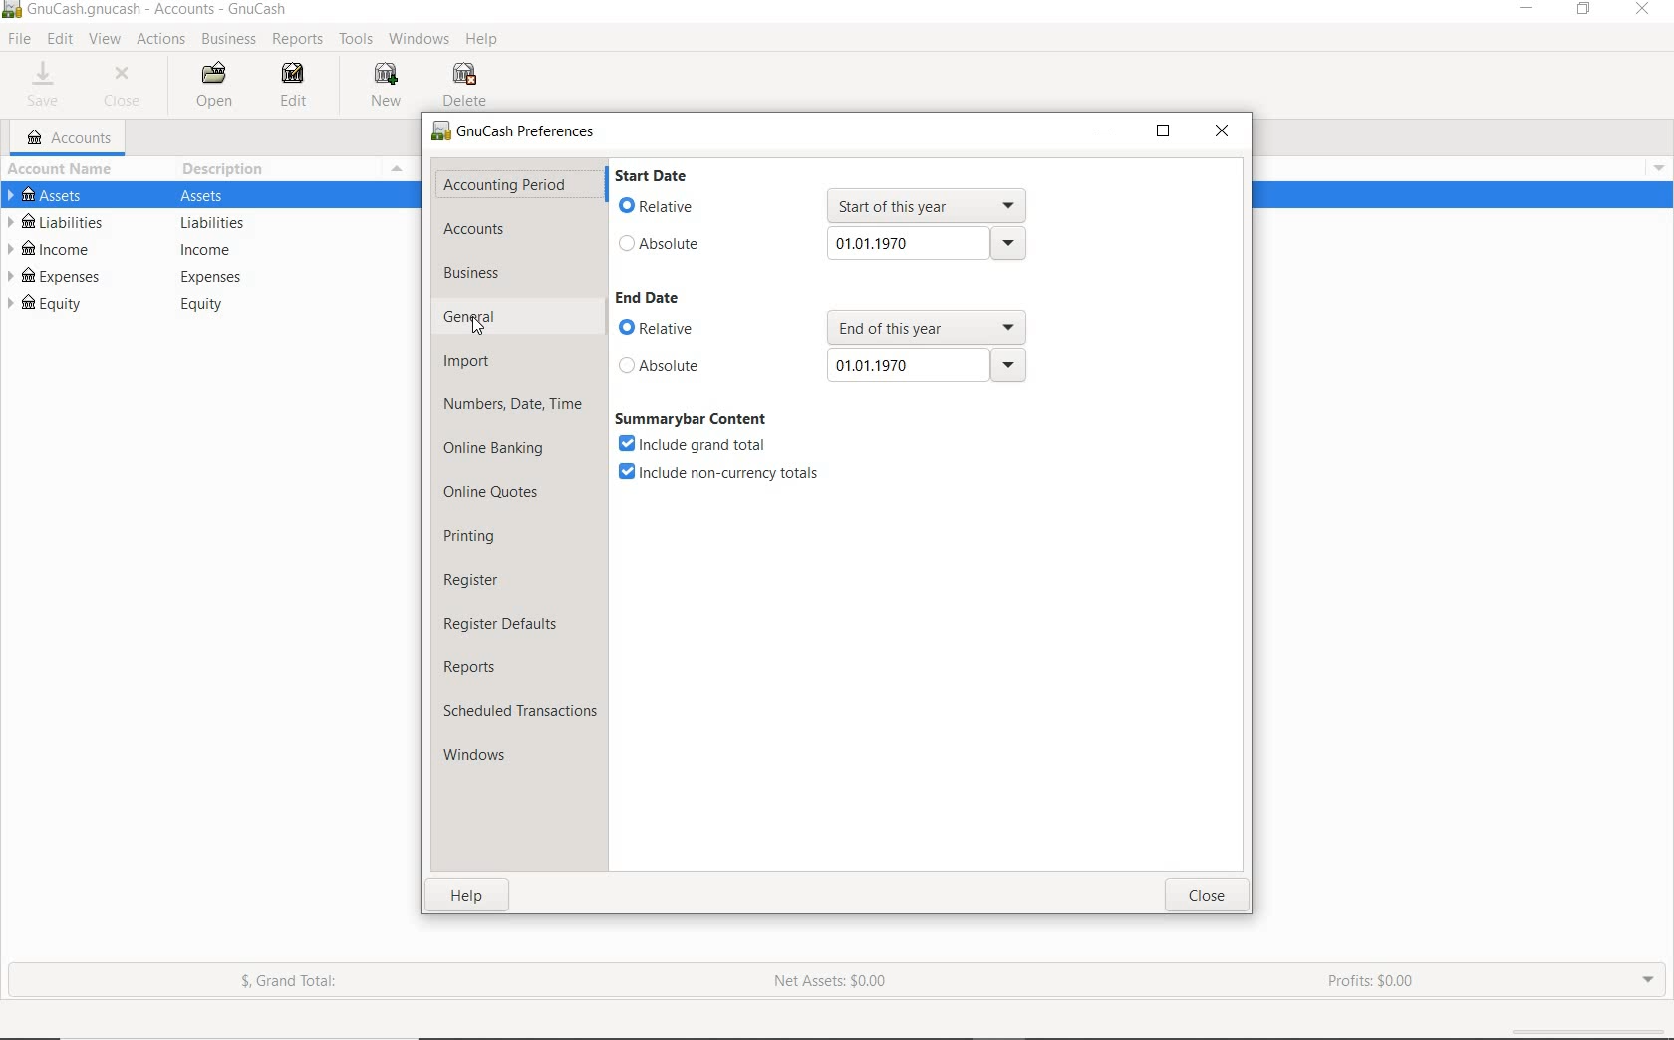 The height and width of the screenshot is (1040, 1674). I want to click on ASSETS, so click(198, 197).